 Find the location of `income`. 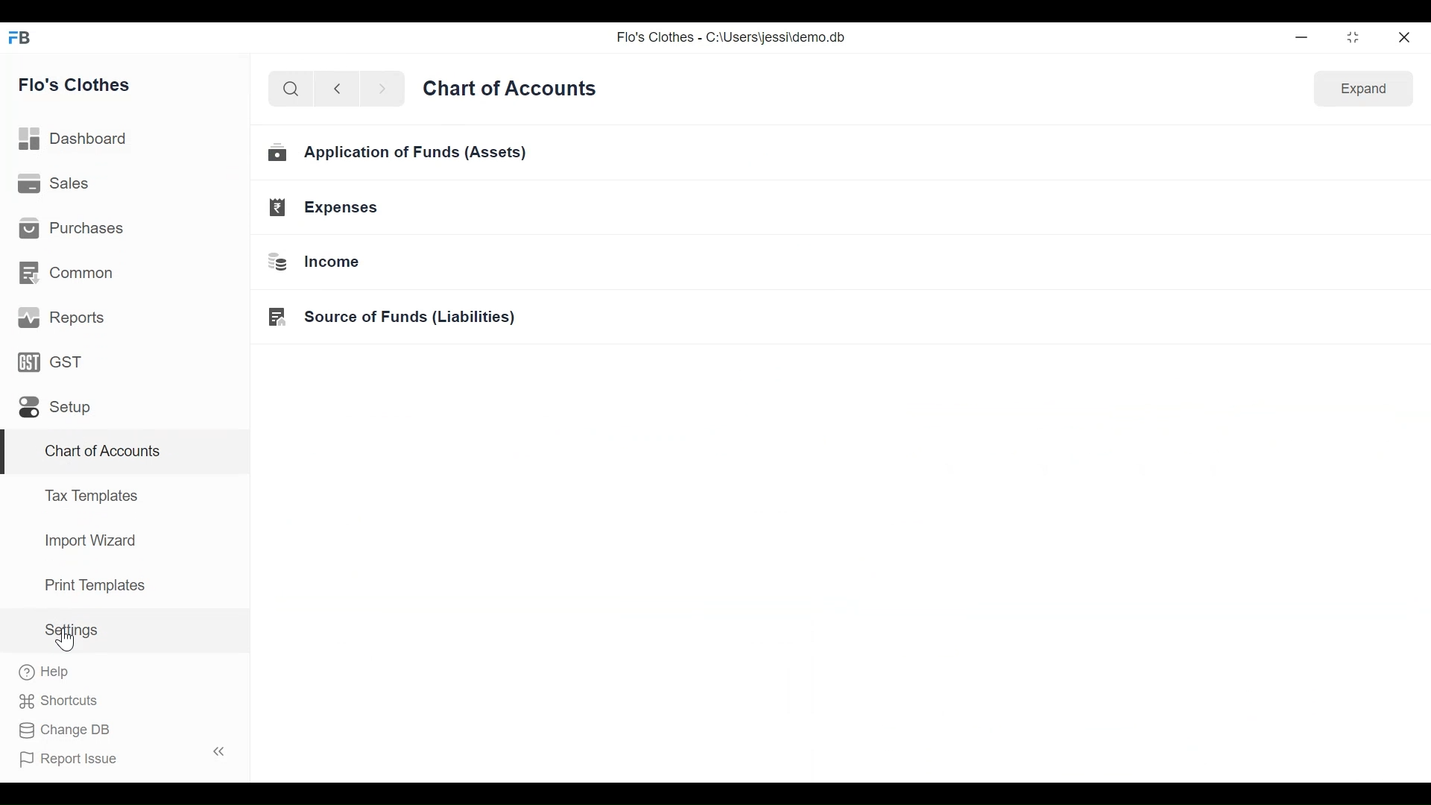

income is located at coordinates (315, 263).